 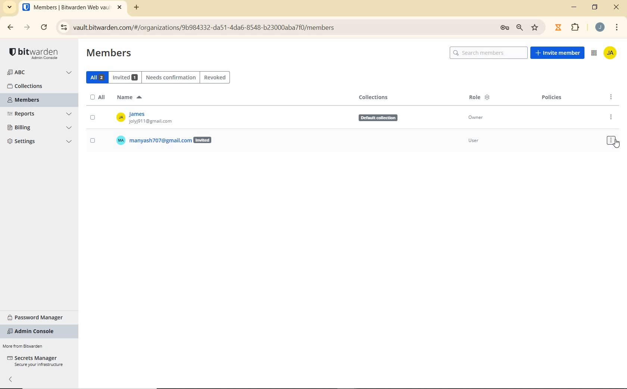 What do you see at coordinates (73, 8) in the screenshot?
I see `BITWARDEN WEB VAULT` at bounding box center [73, 8].